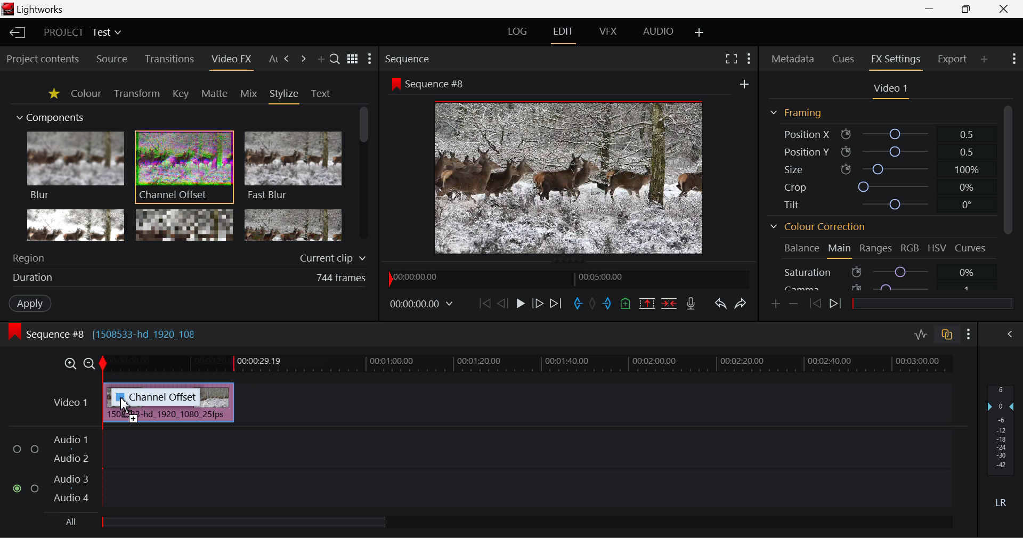  I want to click on Video Settings, so click(889, 91).